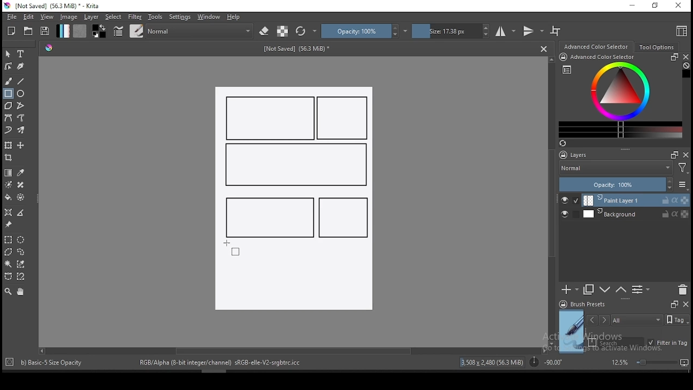 The height and width of the screenshot is (390, 693). I want to click on filter in tag, so click(668, 343).